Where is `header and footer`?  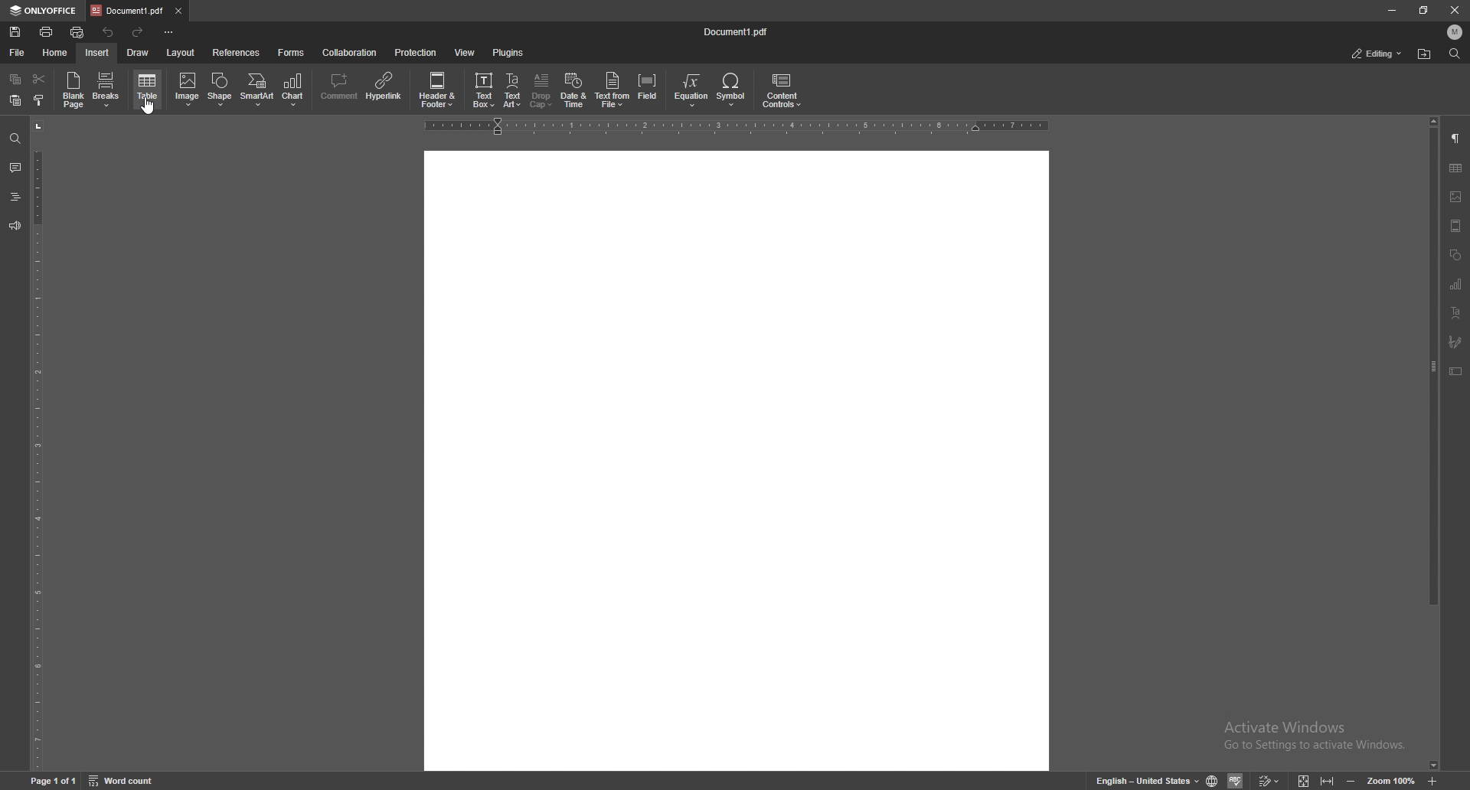 header and footer is located at coordinates (439, 90).